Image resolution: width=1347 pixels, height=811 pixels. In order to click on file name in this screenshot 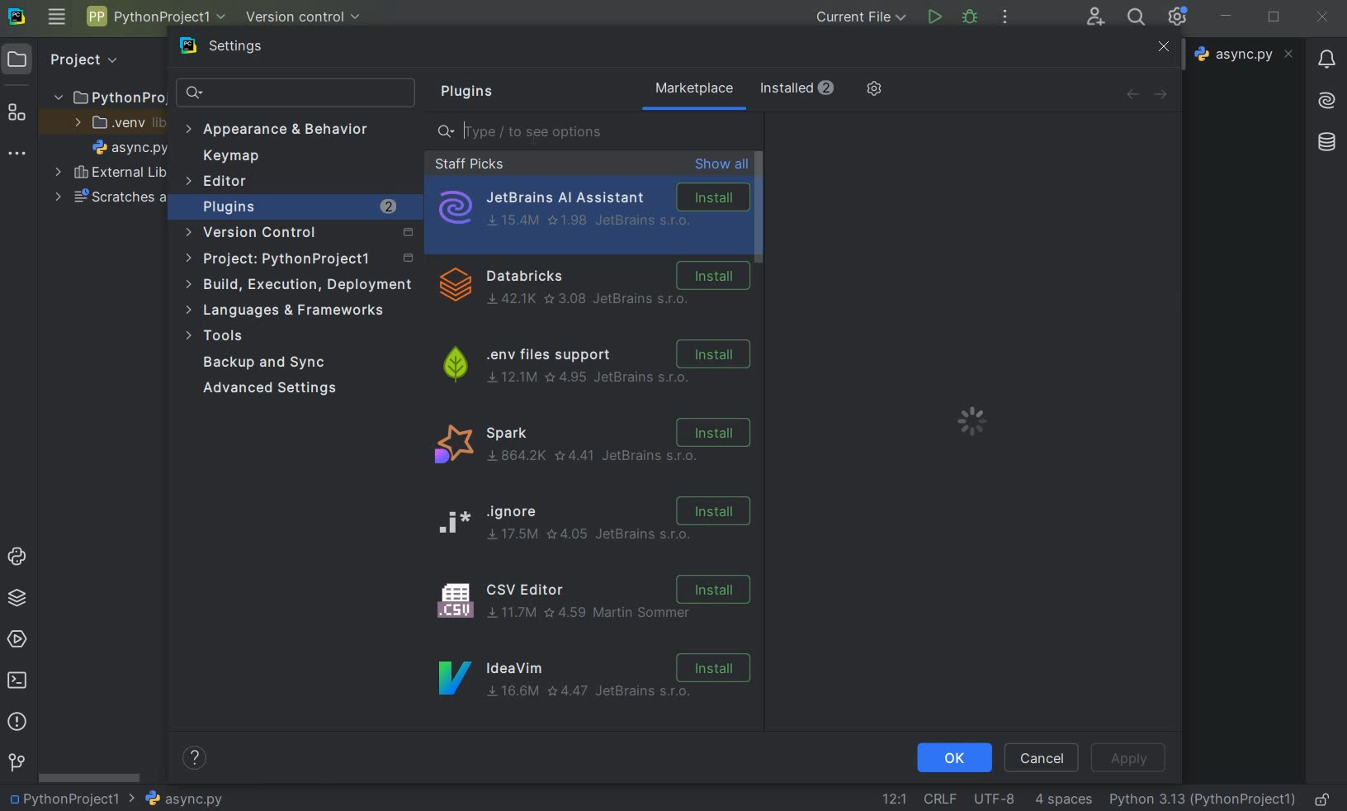, I will do `click(1244, 55)`.